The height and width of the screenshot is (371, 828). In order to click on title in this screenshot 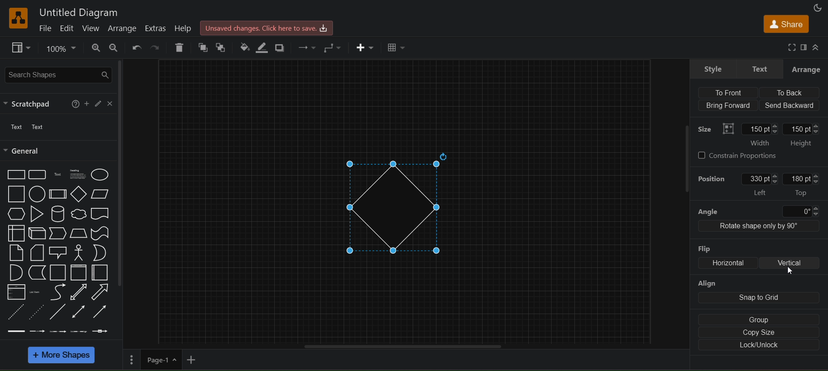, I will do `click(77, 11)`.